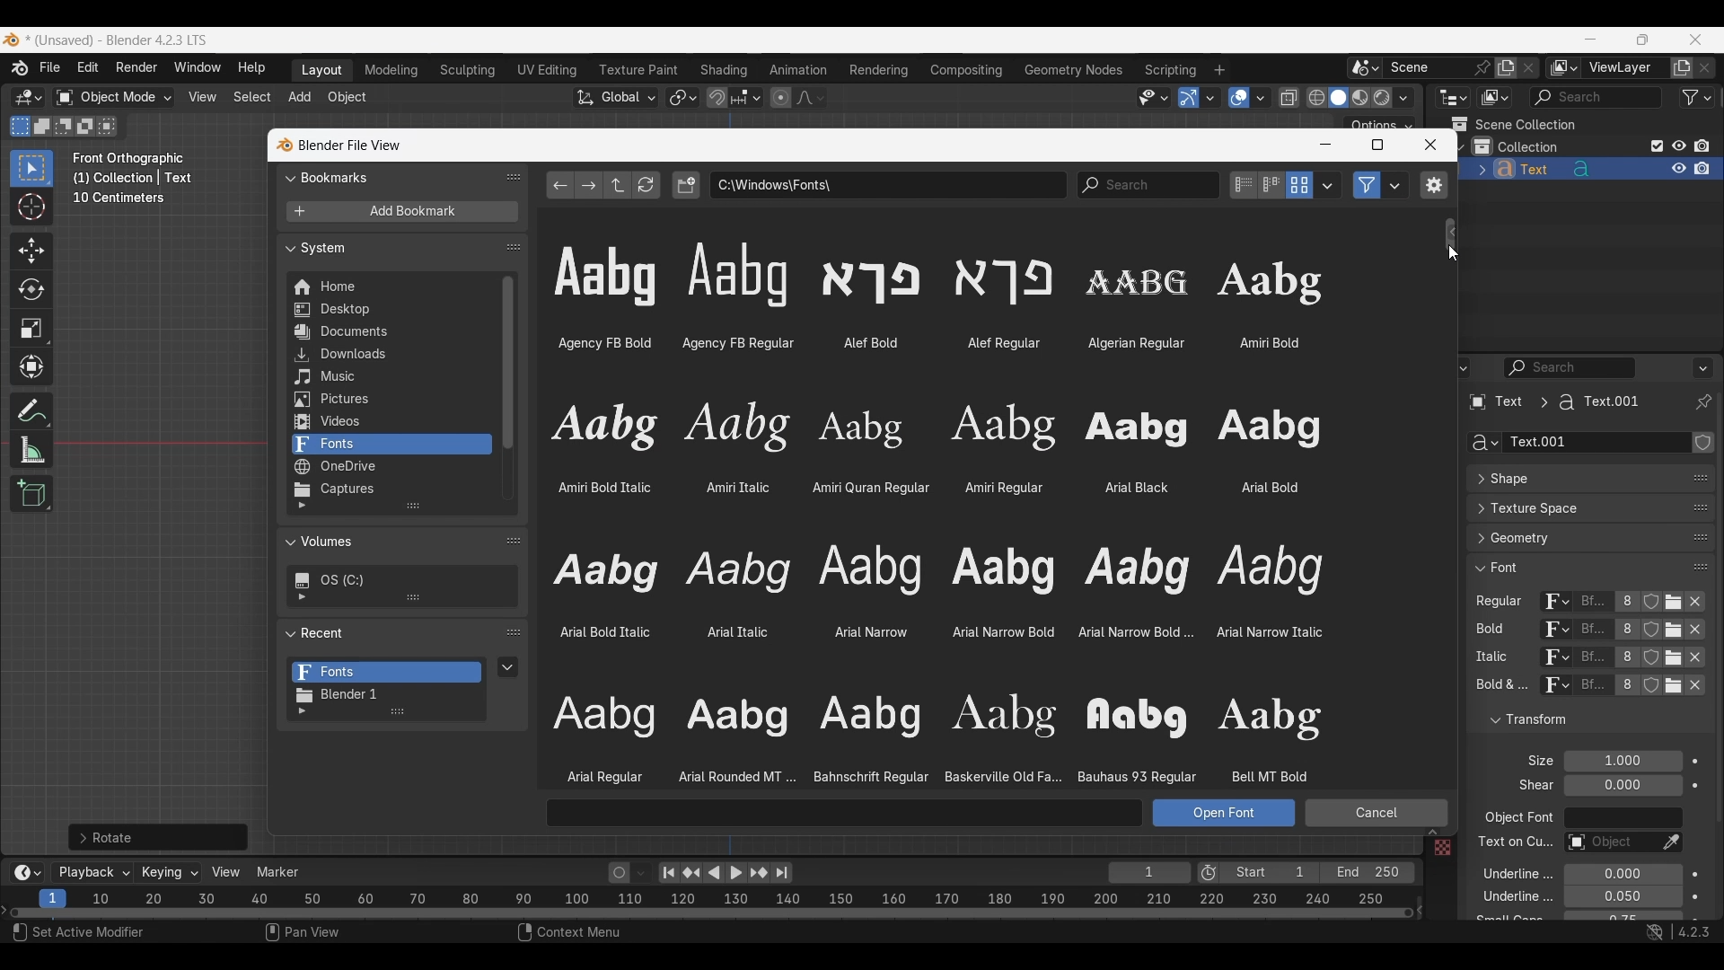 This screenshot has height=970, width=1724. I want to click on Parent directory, so click(618, 185).